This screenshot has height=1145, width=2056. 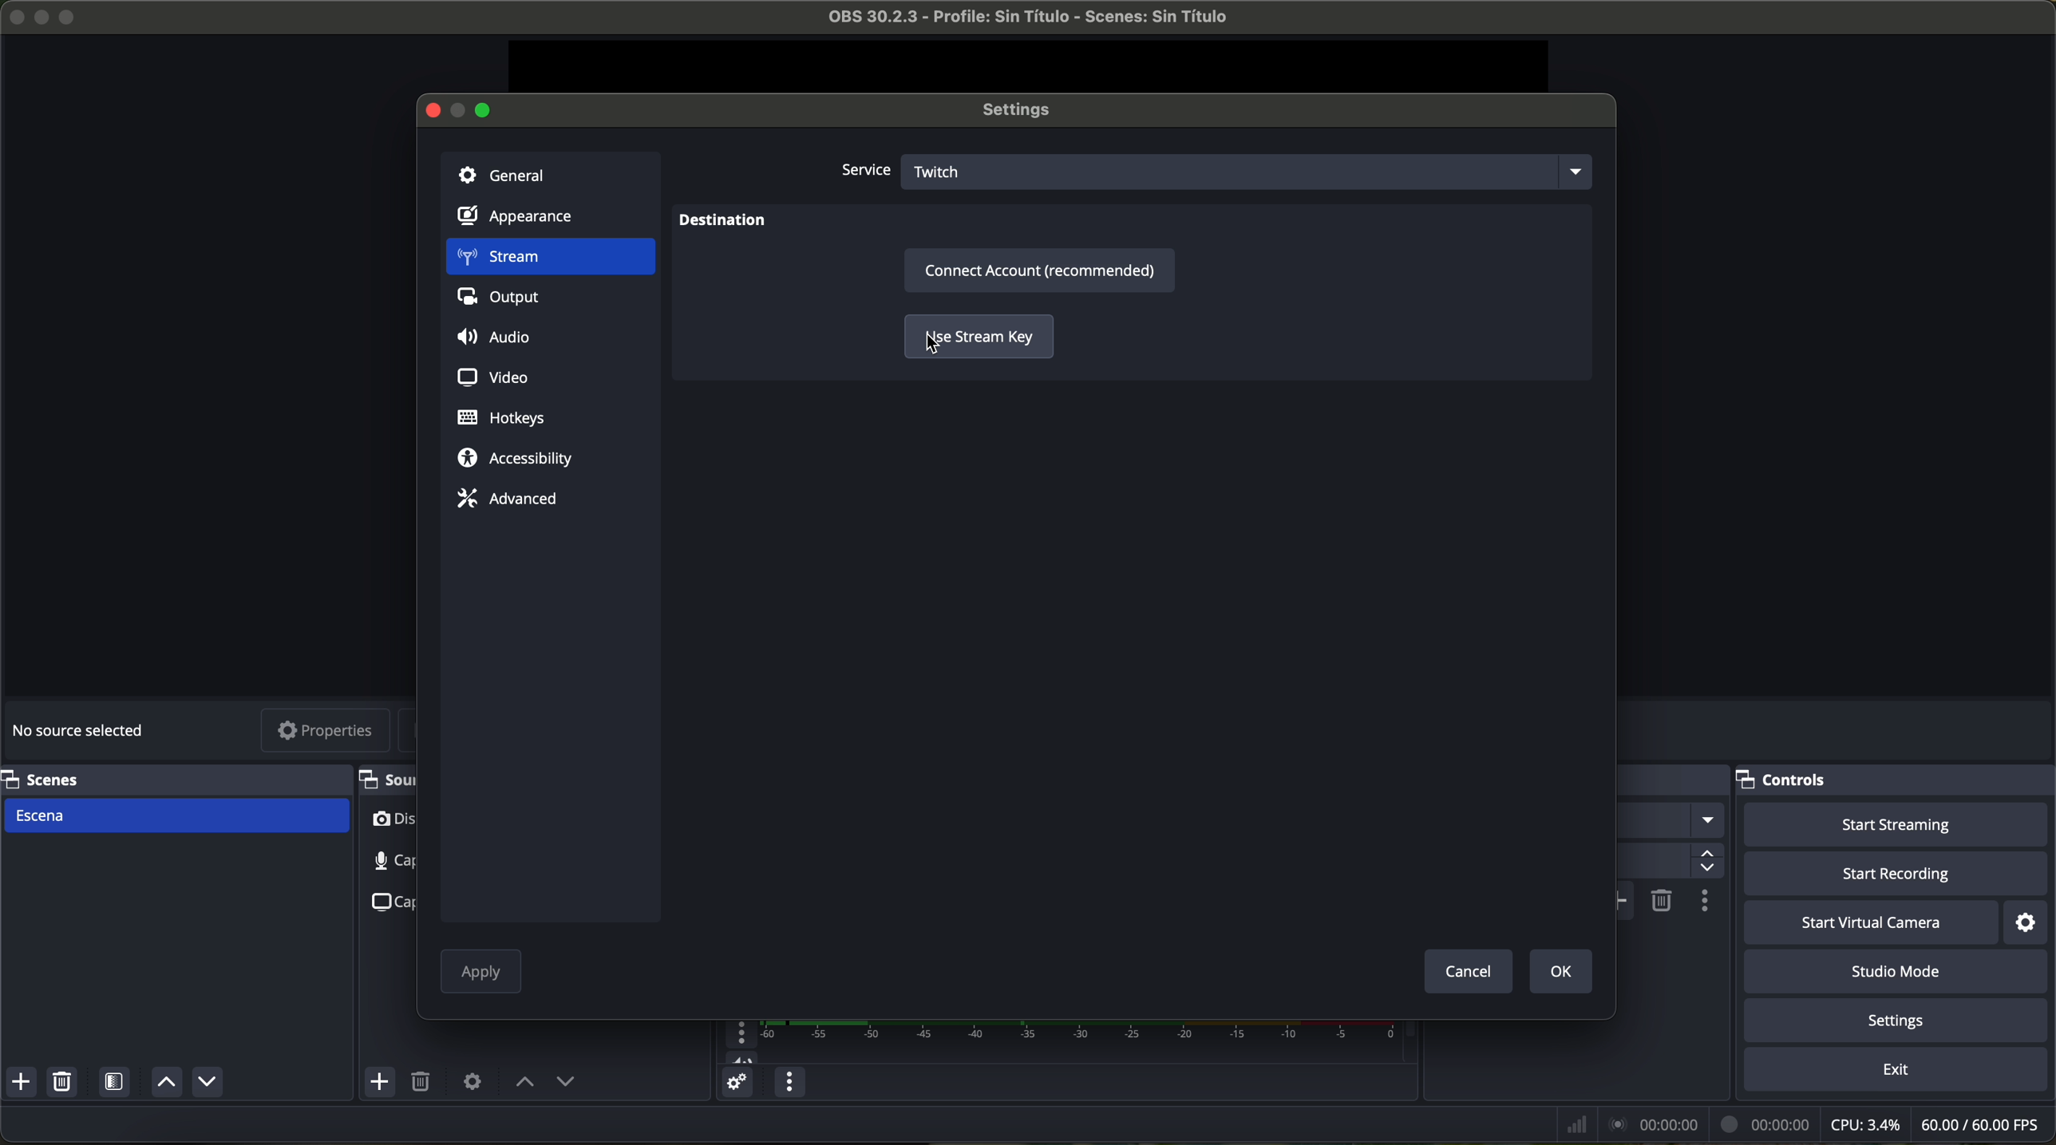 What do you see at coordinates (516, 460) in the screenshot?
I see `accessibility` at bounding box center [516, 460].